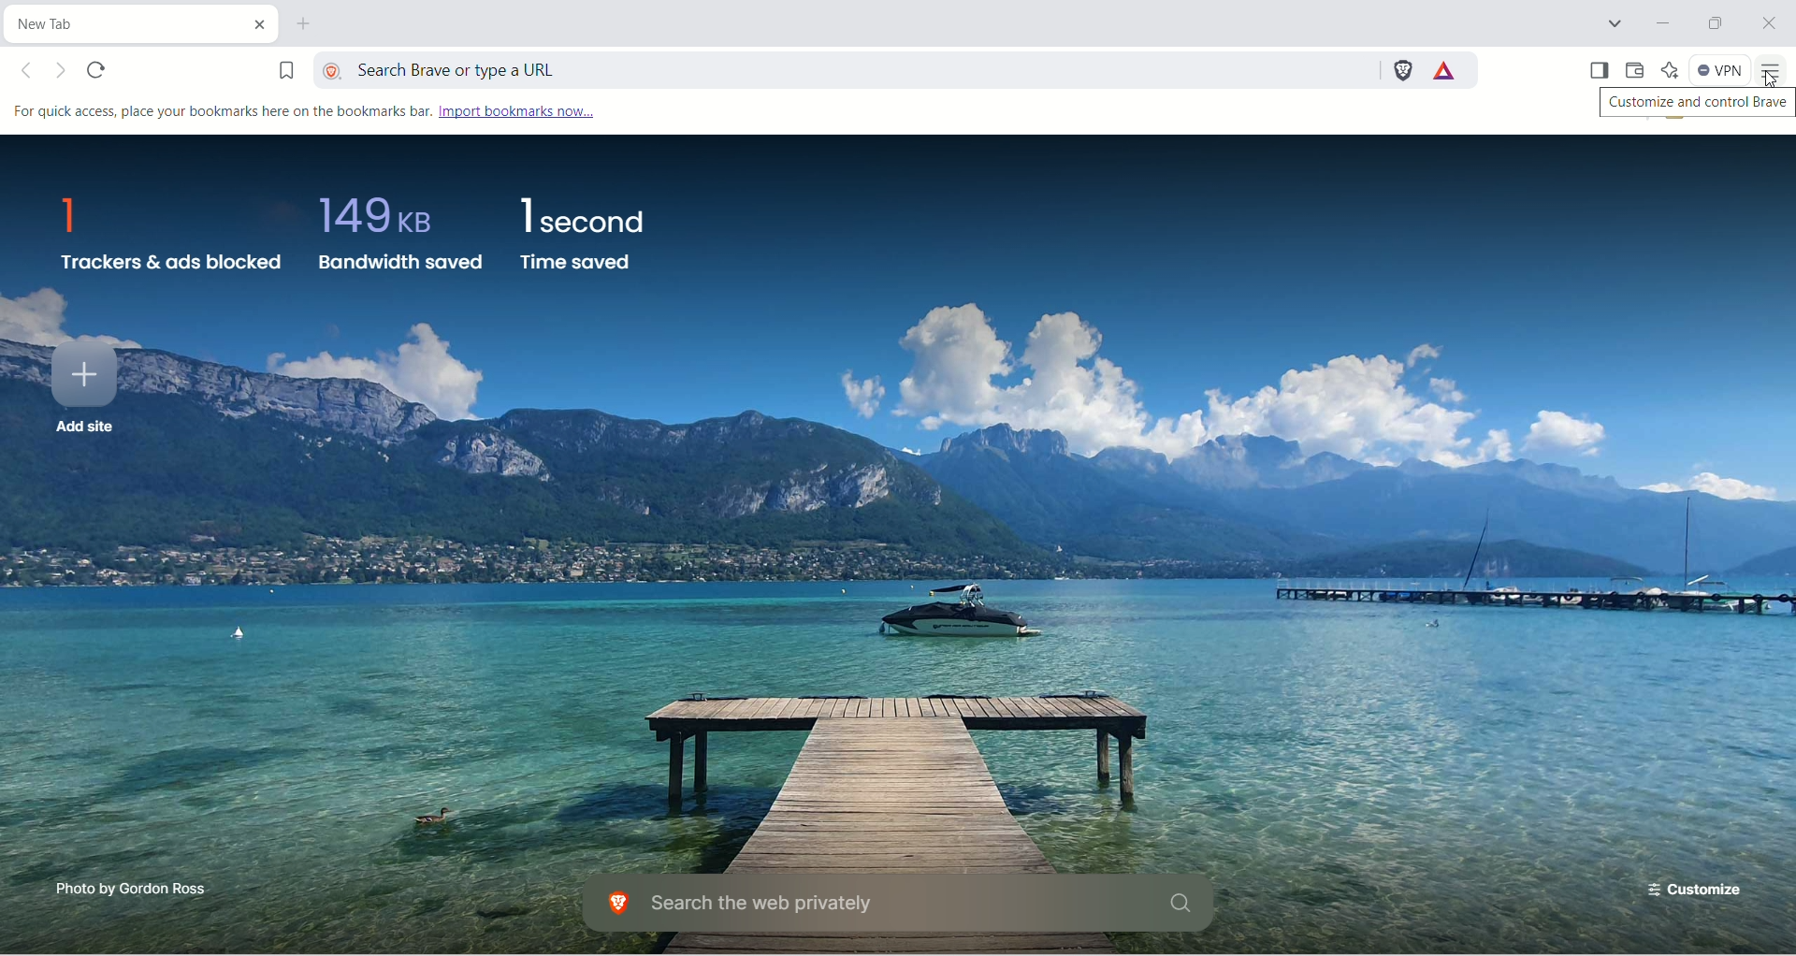 The image size is (1796, 956). I want to click on rewards, so click(1446, 69).